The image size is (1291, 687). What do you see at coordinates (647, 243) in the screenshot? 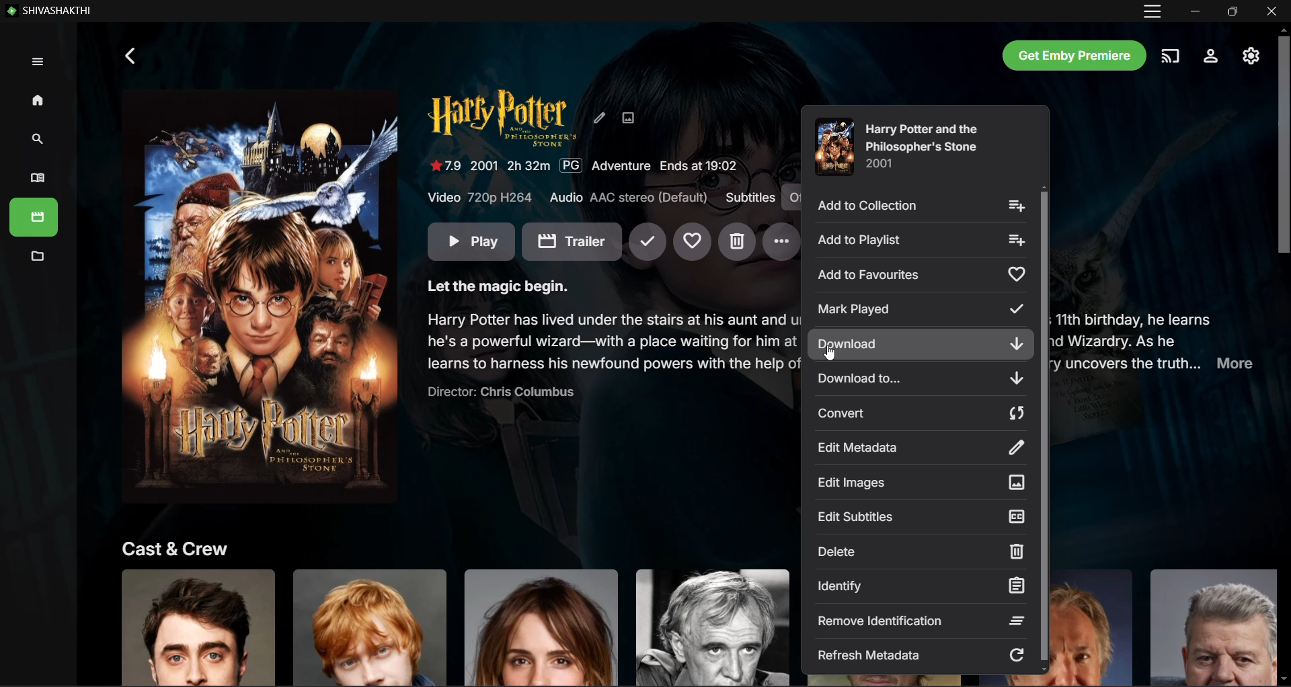
I see `Mark Played` at bounding box center [647, 243].